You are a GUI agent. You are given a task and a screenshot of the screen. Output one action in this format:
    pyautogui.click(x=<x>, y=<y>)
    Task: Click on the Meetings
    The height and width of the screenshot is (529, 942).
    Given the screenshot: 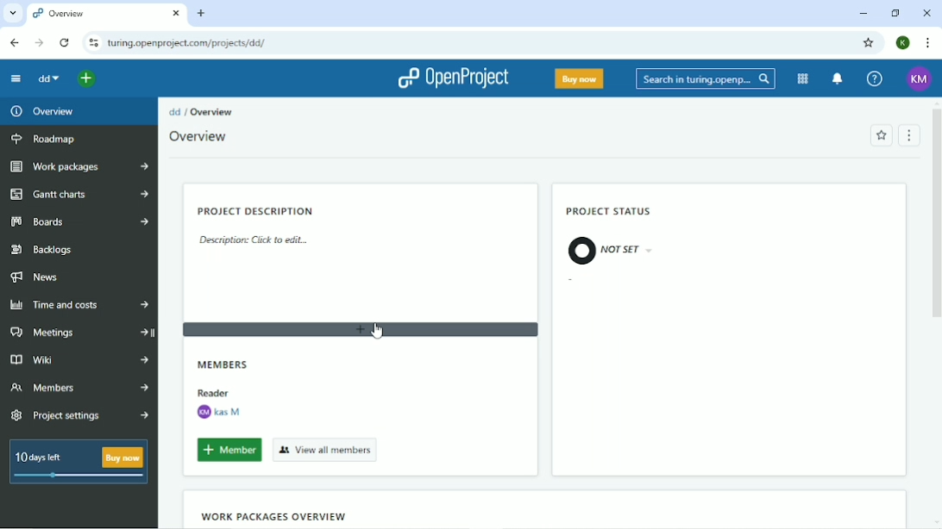 What is the action you would take?
    pyautogui.click(x=80, y=333)
    